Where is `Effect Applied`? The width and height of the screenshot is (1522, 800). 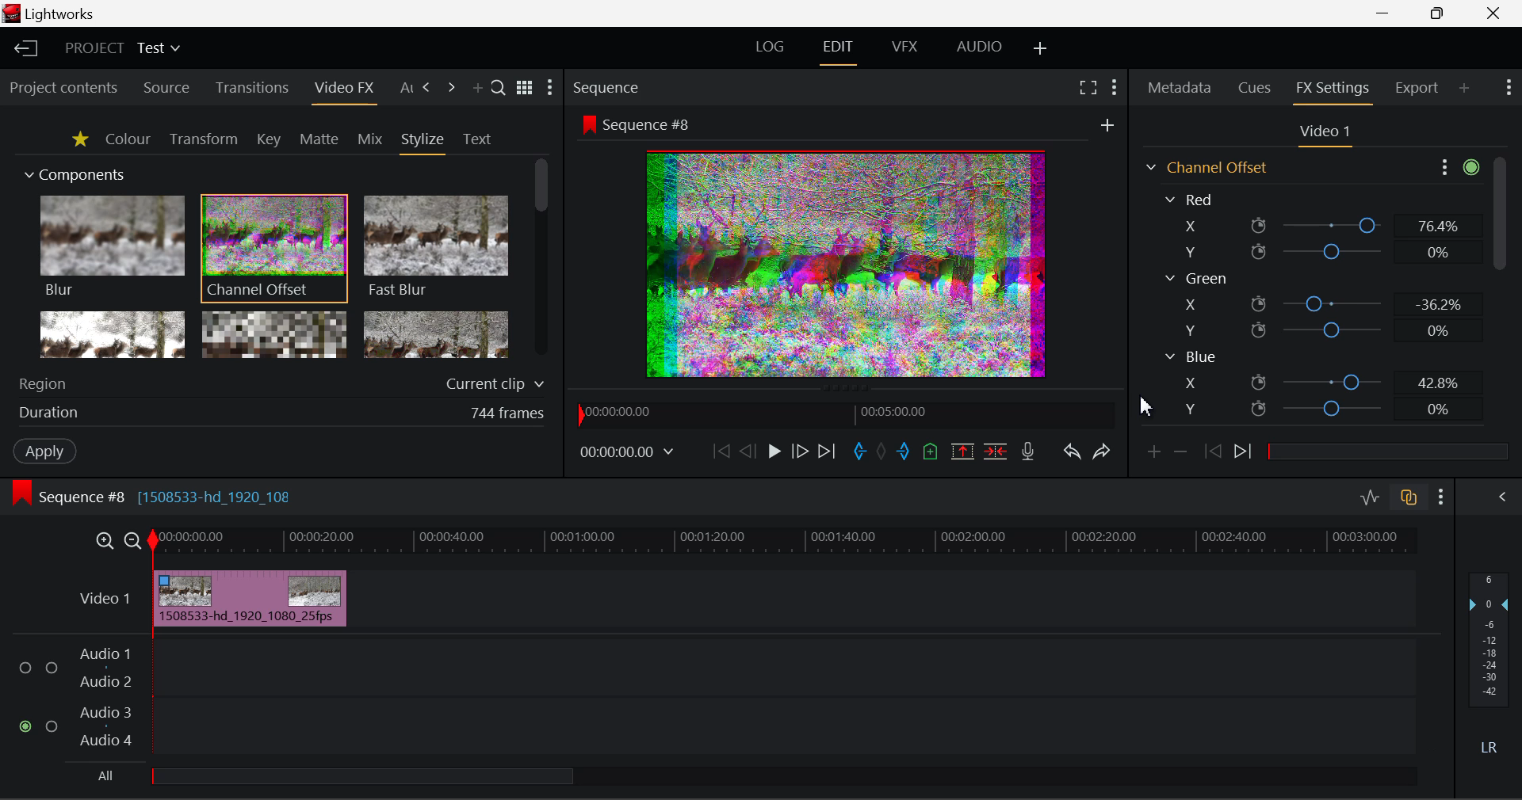 Effect Applied is located at coordinates (251, 596).